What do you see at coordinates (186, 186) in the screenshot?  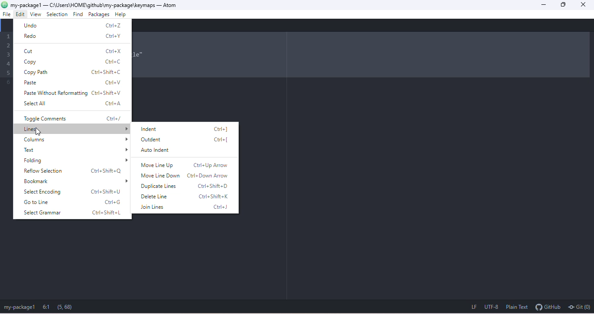 I see `duplicate lines` at bounding box center [186, 186].